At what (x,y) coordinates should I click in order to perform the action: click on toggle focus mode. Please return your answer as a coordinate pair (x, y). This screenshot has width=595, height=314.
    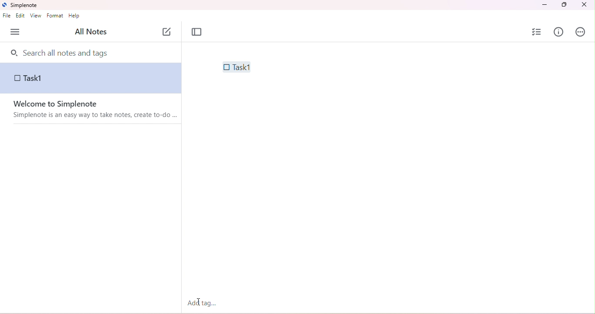
    Looking at the image, I should click on (197, 32).